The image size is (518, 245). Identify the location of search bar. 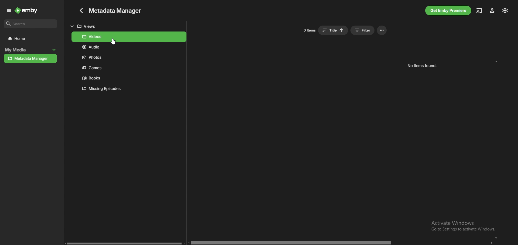
(31, 24).